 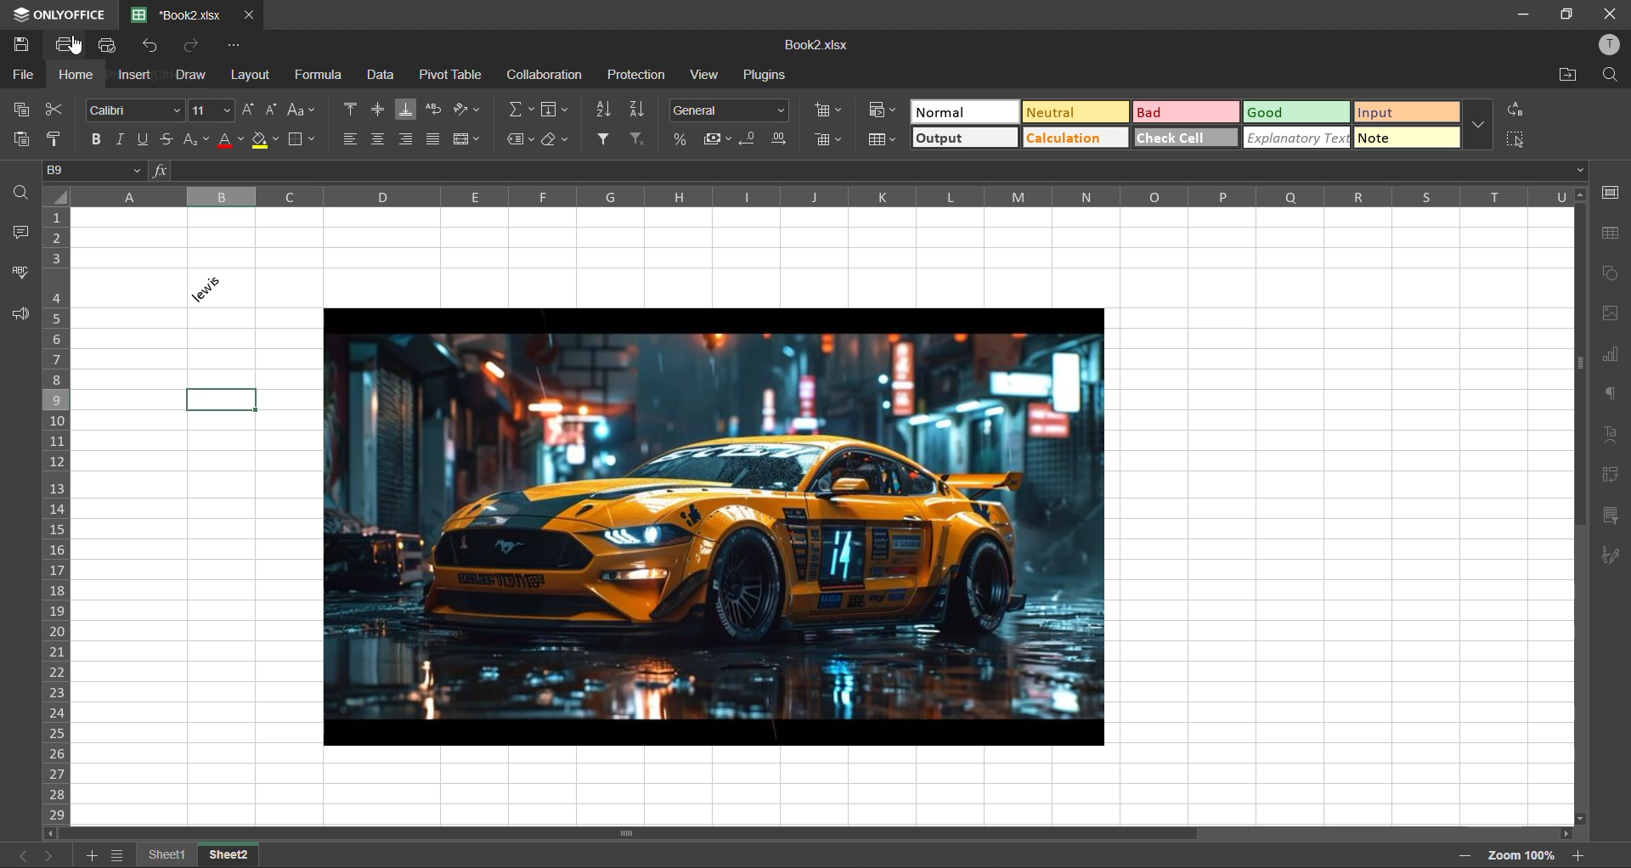 What do you see at coordinates (602, 140) in the screenshot?
I see `filter` at bounding box center [602, 140].